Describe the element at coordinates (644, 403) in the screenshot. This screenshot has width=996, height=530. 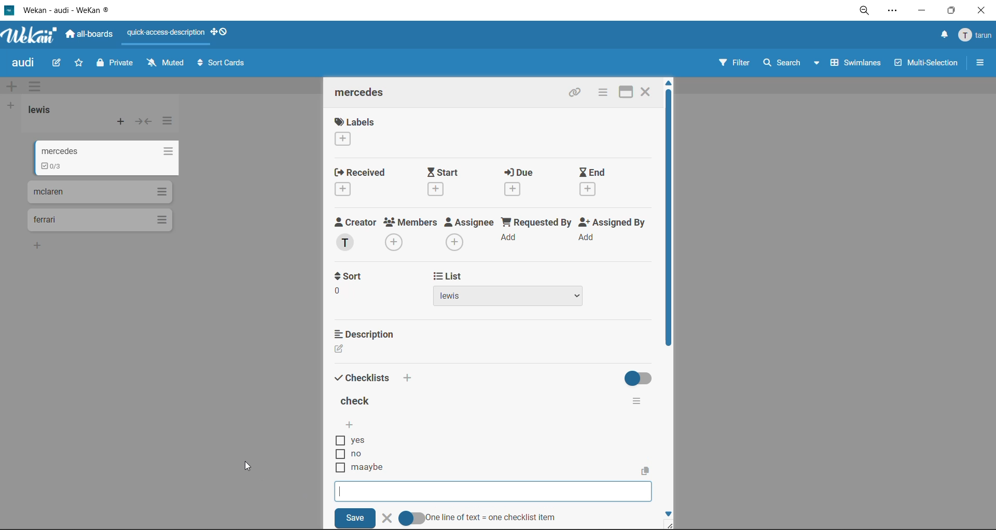
I see `checklist actions` at that location.